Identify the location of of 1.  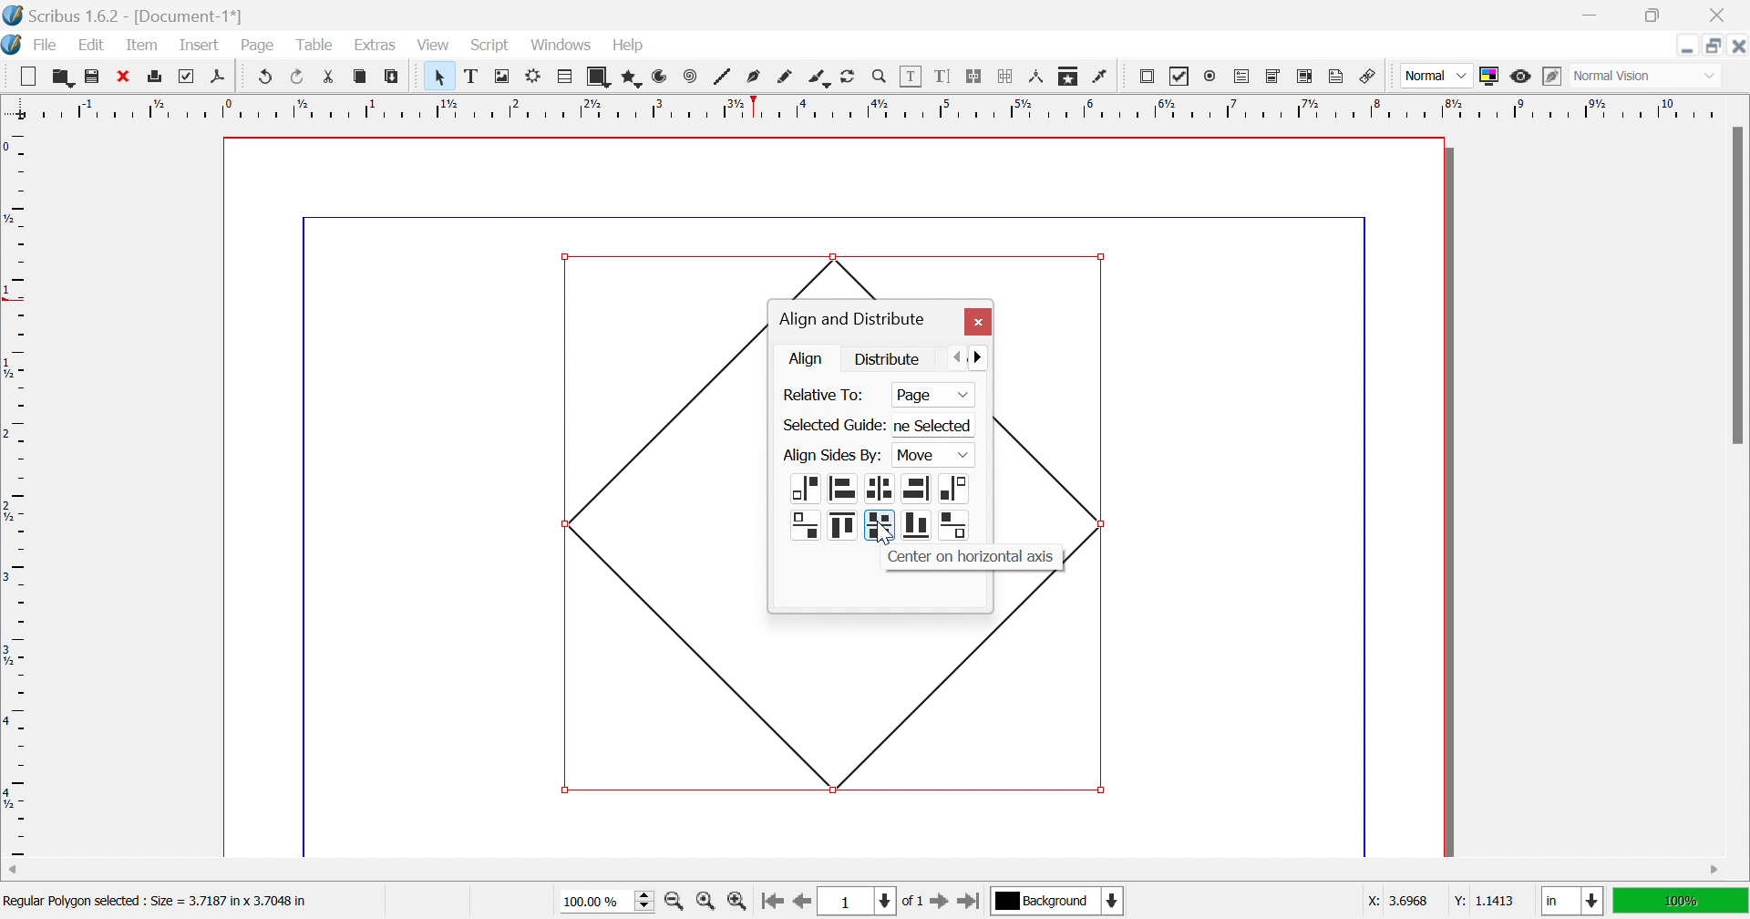
(911, 903).